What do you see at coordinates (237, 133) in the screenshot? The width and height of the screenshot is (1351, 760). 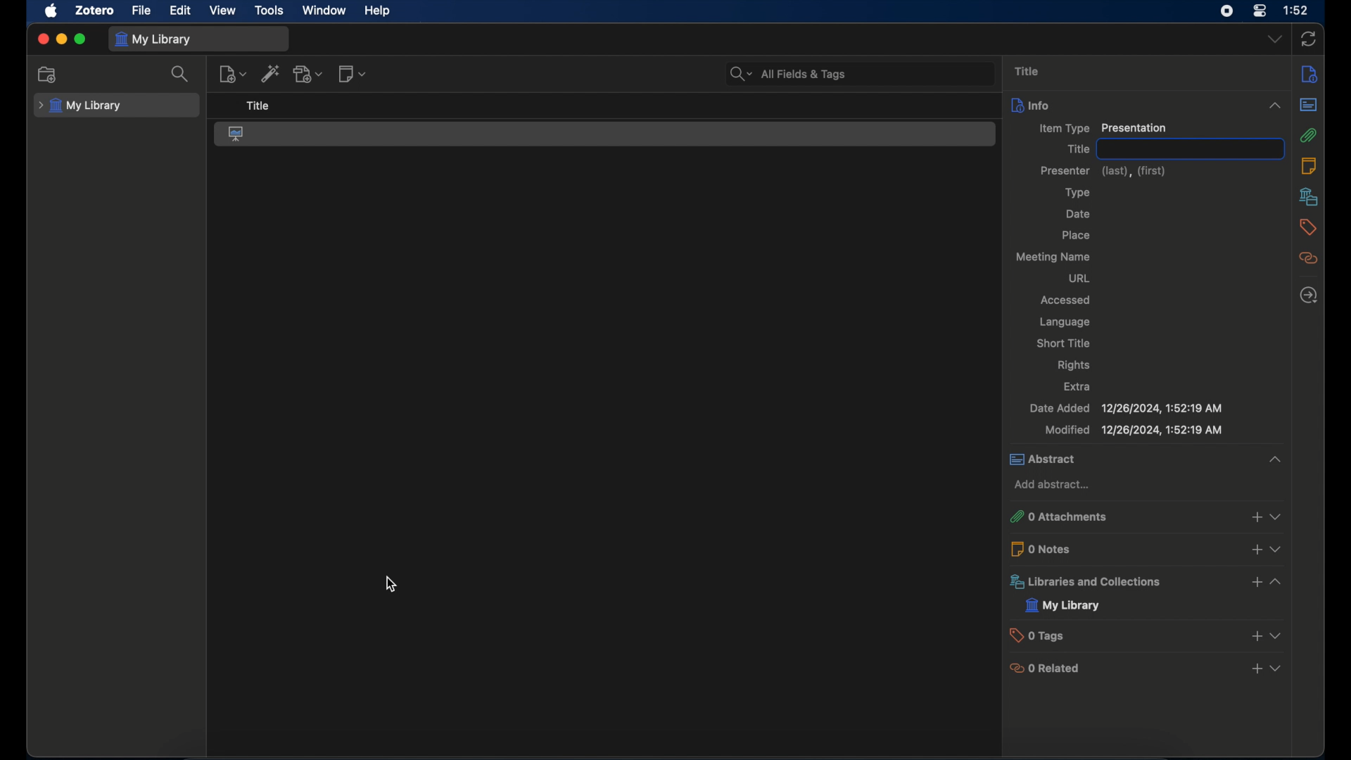 I see `presentation` at bounding box center [237, 133].